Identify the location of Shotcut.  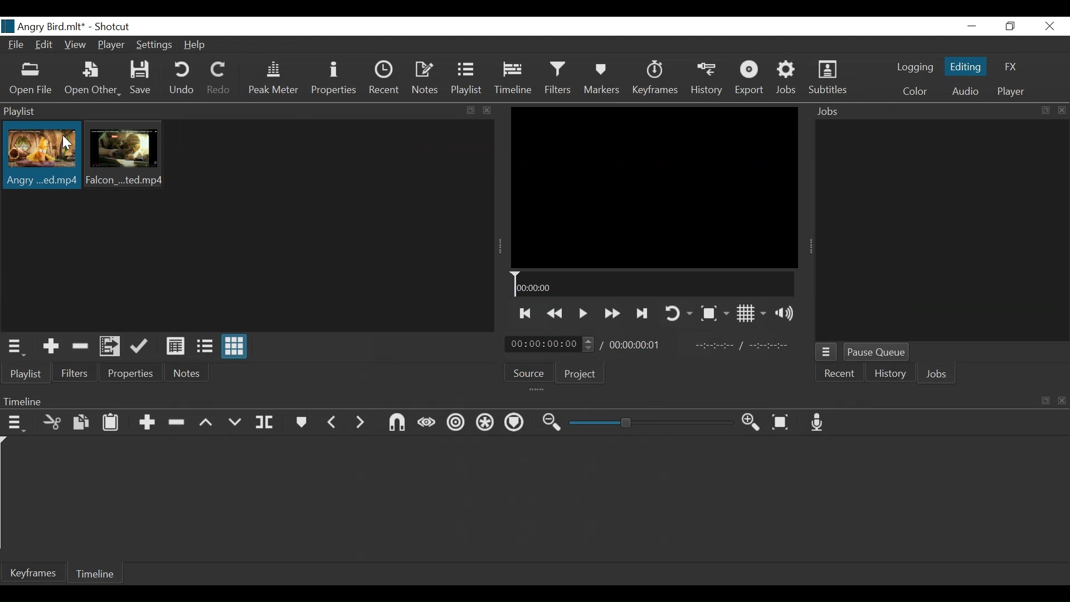
(111, 27).